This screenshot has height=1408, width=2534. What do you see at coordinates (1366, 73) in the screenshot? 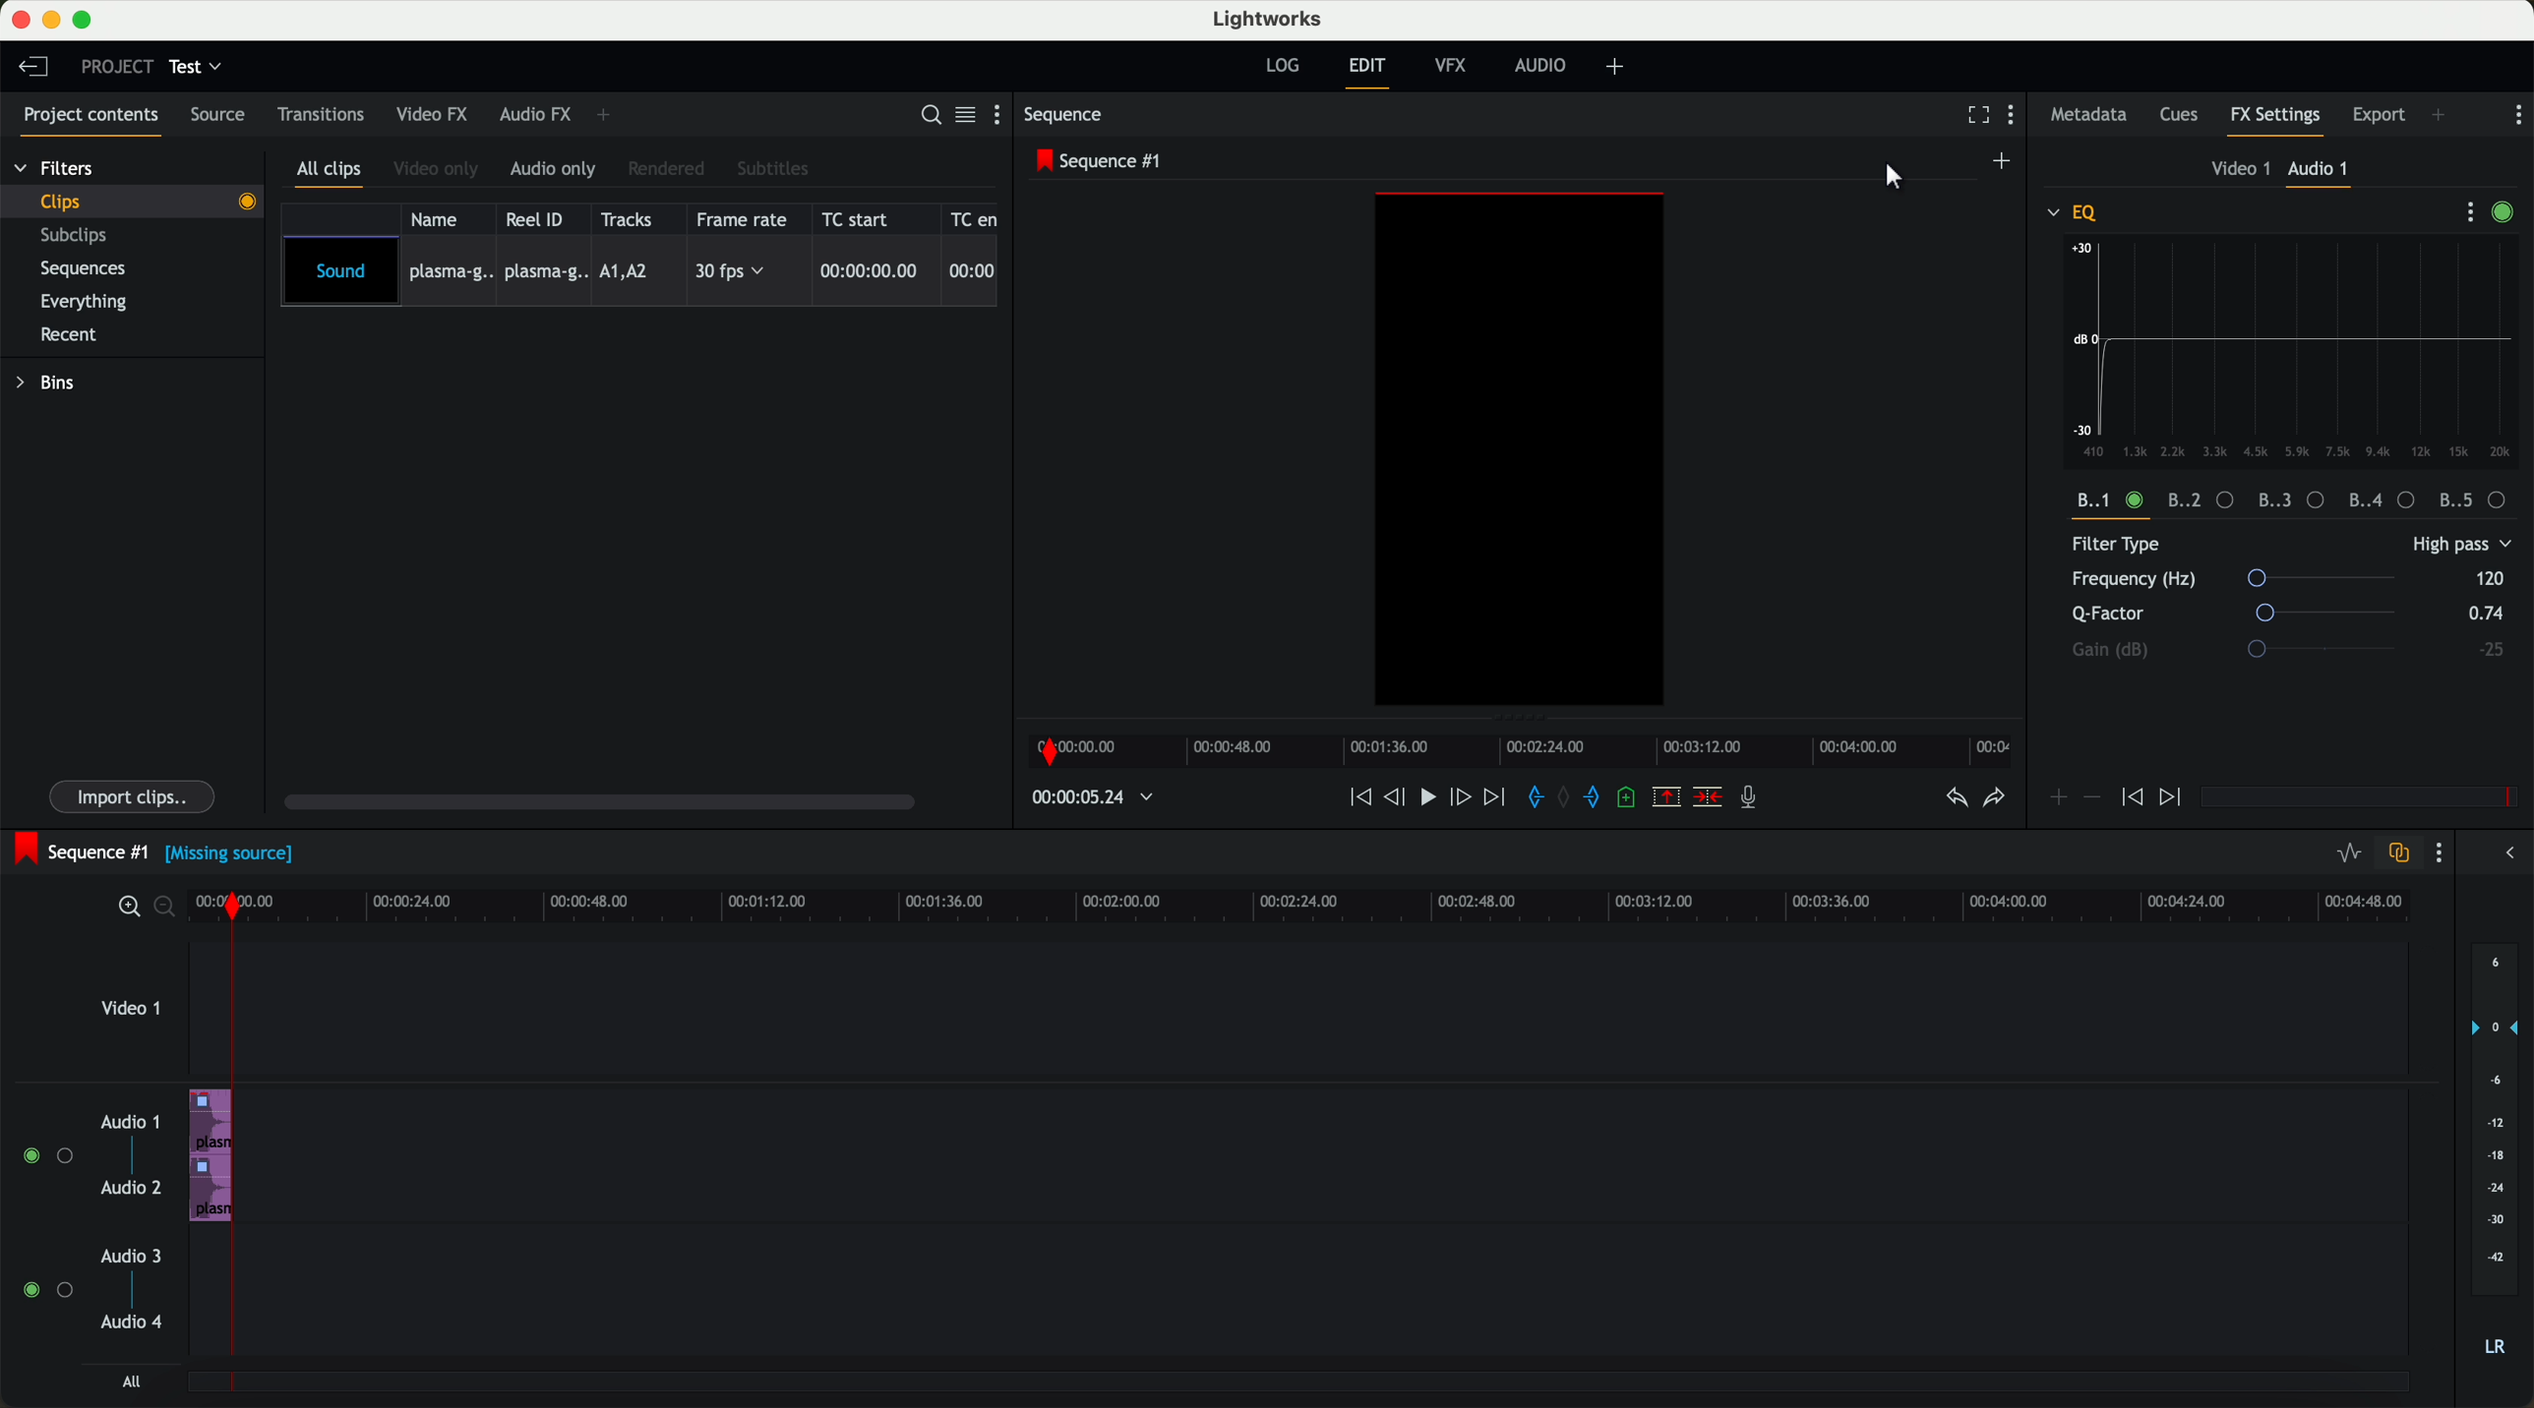
I see `exit` at bounding box center [1366, 73].